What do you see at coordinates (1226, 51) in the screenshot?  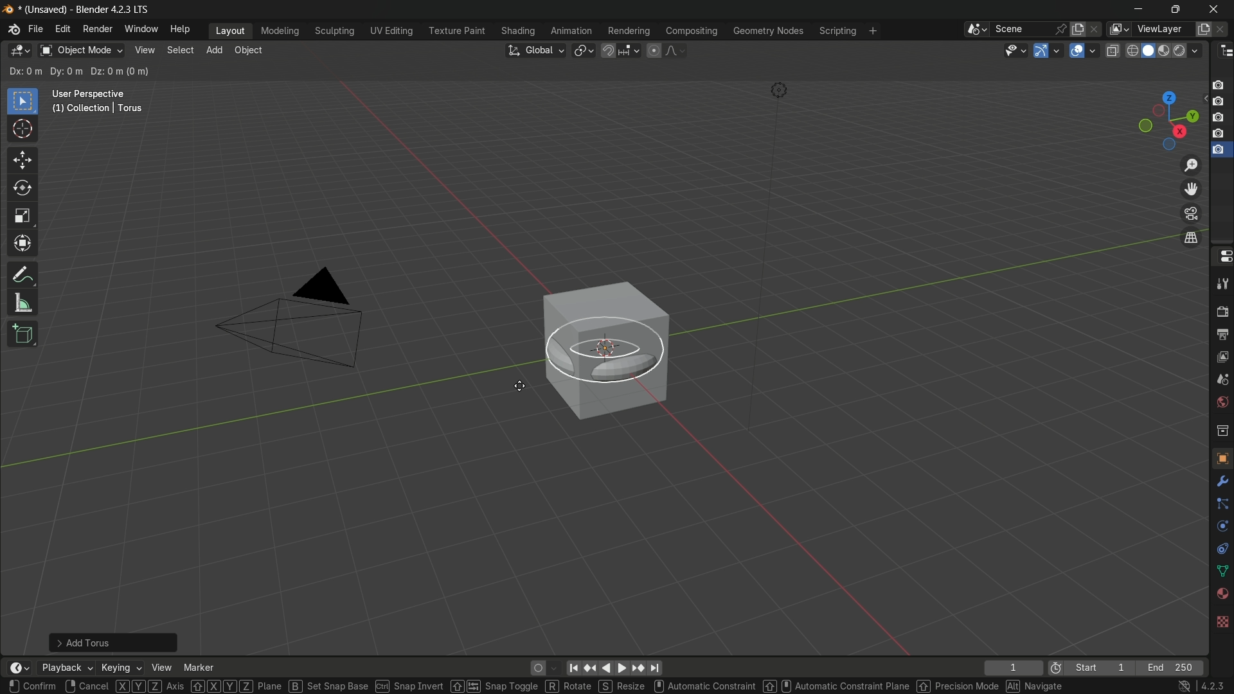 I see `outliner` at bounding box center [1226, 51].